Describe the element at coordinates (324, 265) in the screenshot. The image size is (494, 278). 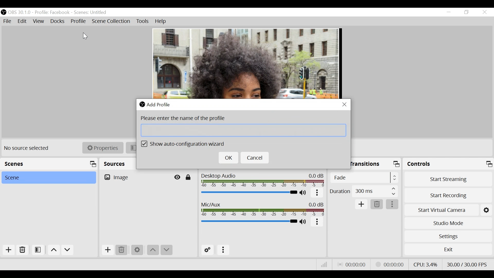
I see `Bitrate` at that location.